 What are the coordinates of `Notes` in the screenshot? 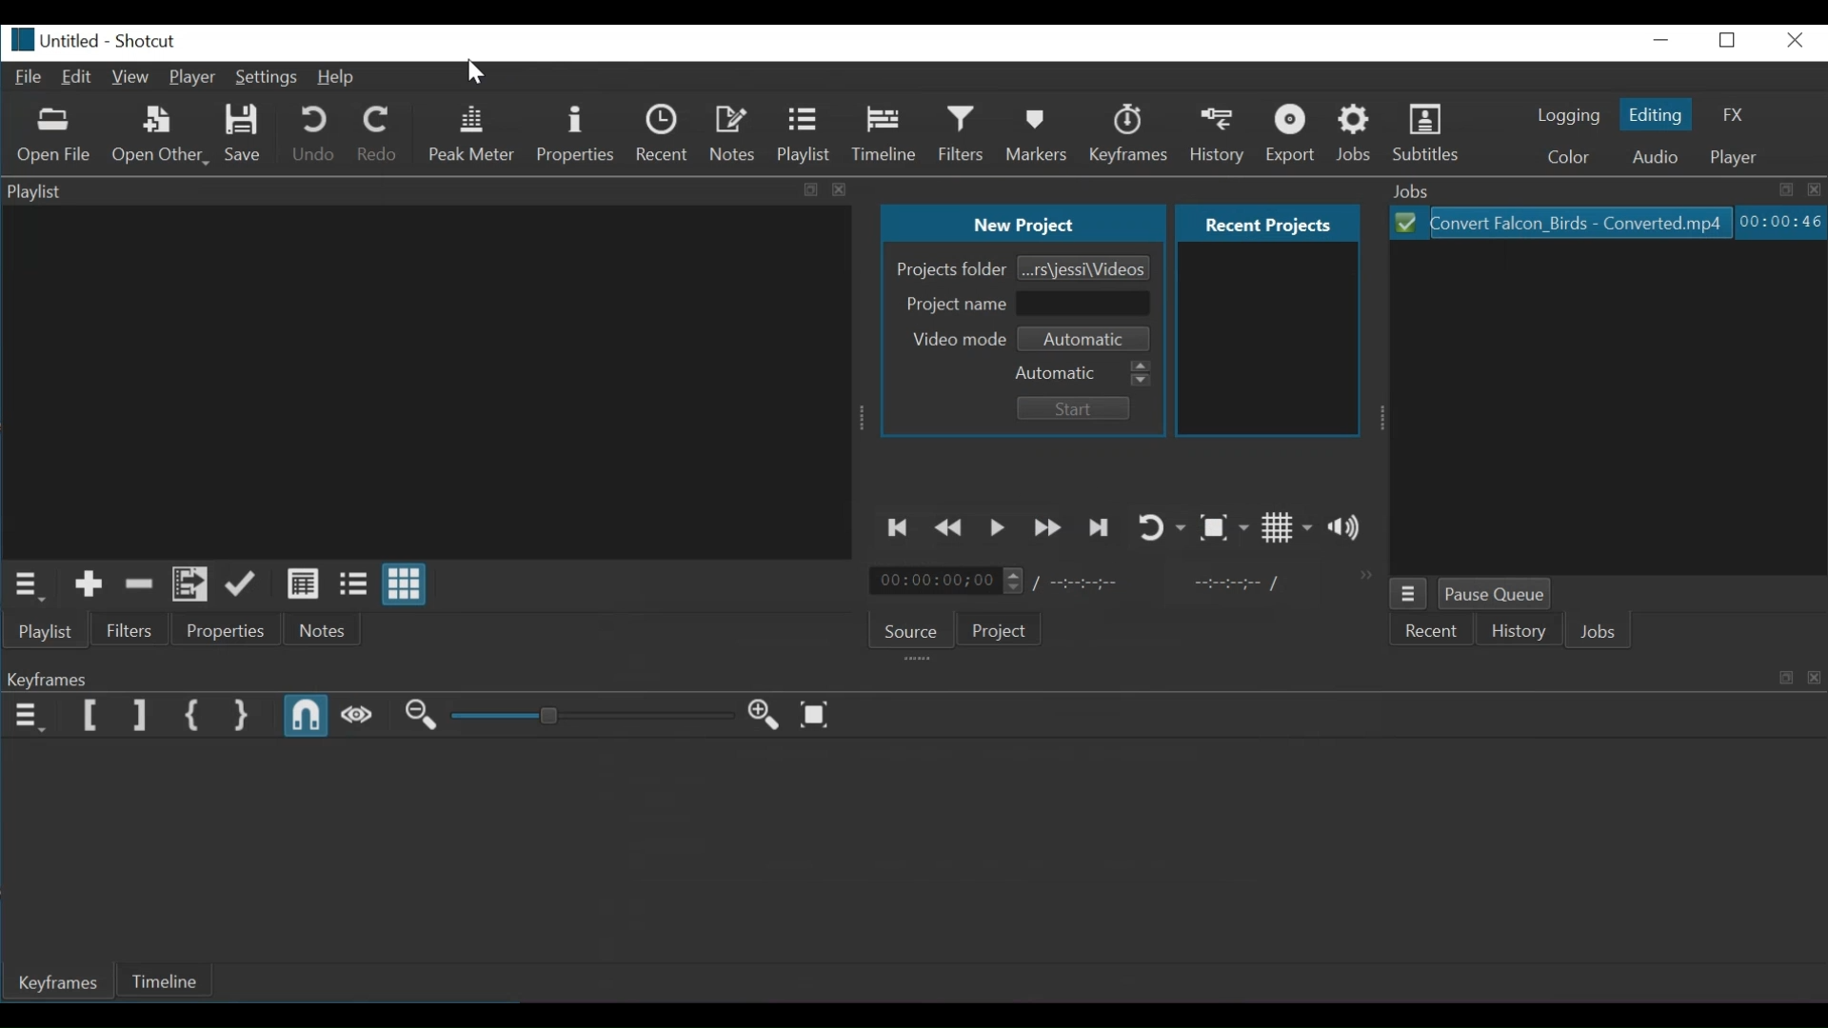 It's located at (733, 133).